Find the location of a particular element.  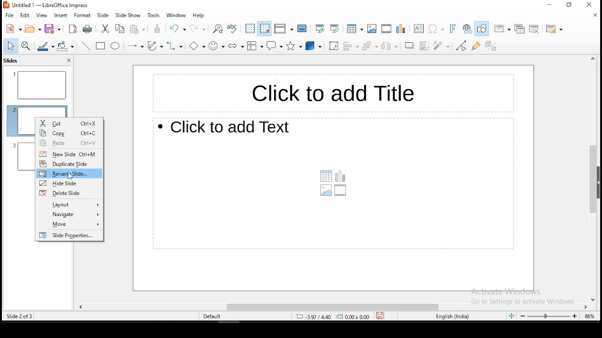

close pane is located at coordinates (68, 61).